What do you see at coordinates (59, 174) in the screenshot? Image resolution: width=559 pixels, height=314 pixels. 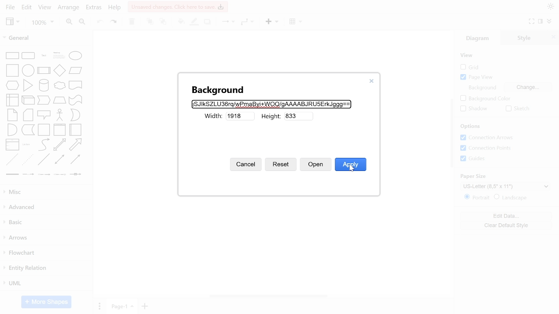 I see `general shapes` at bounding box center [59, 174].